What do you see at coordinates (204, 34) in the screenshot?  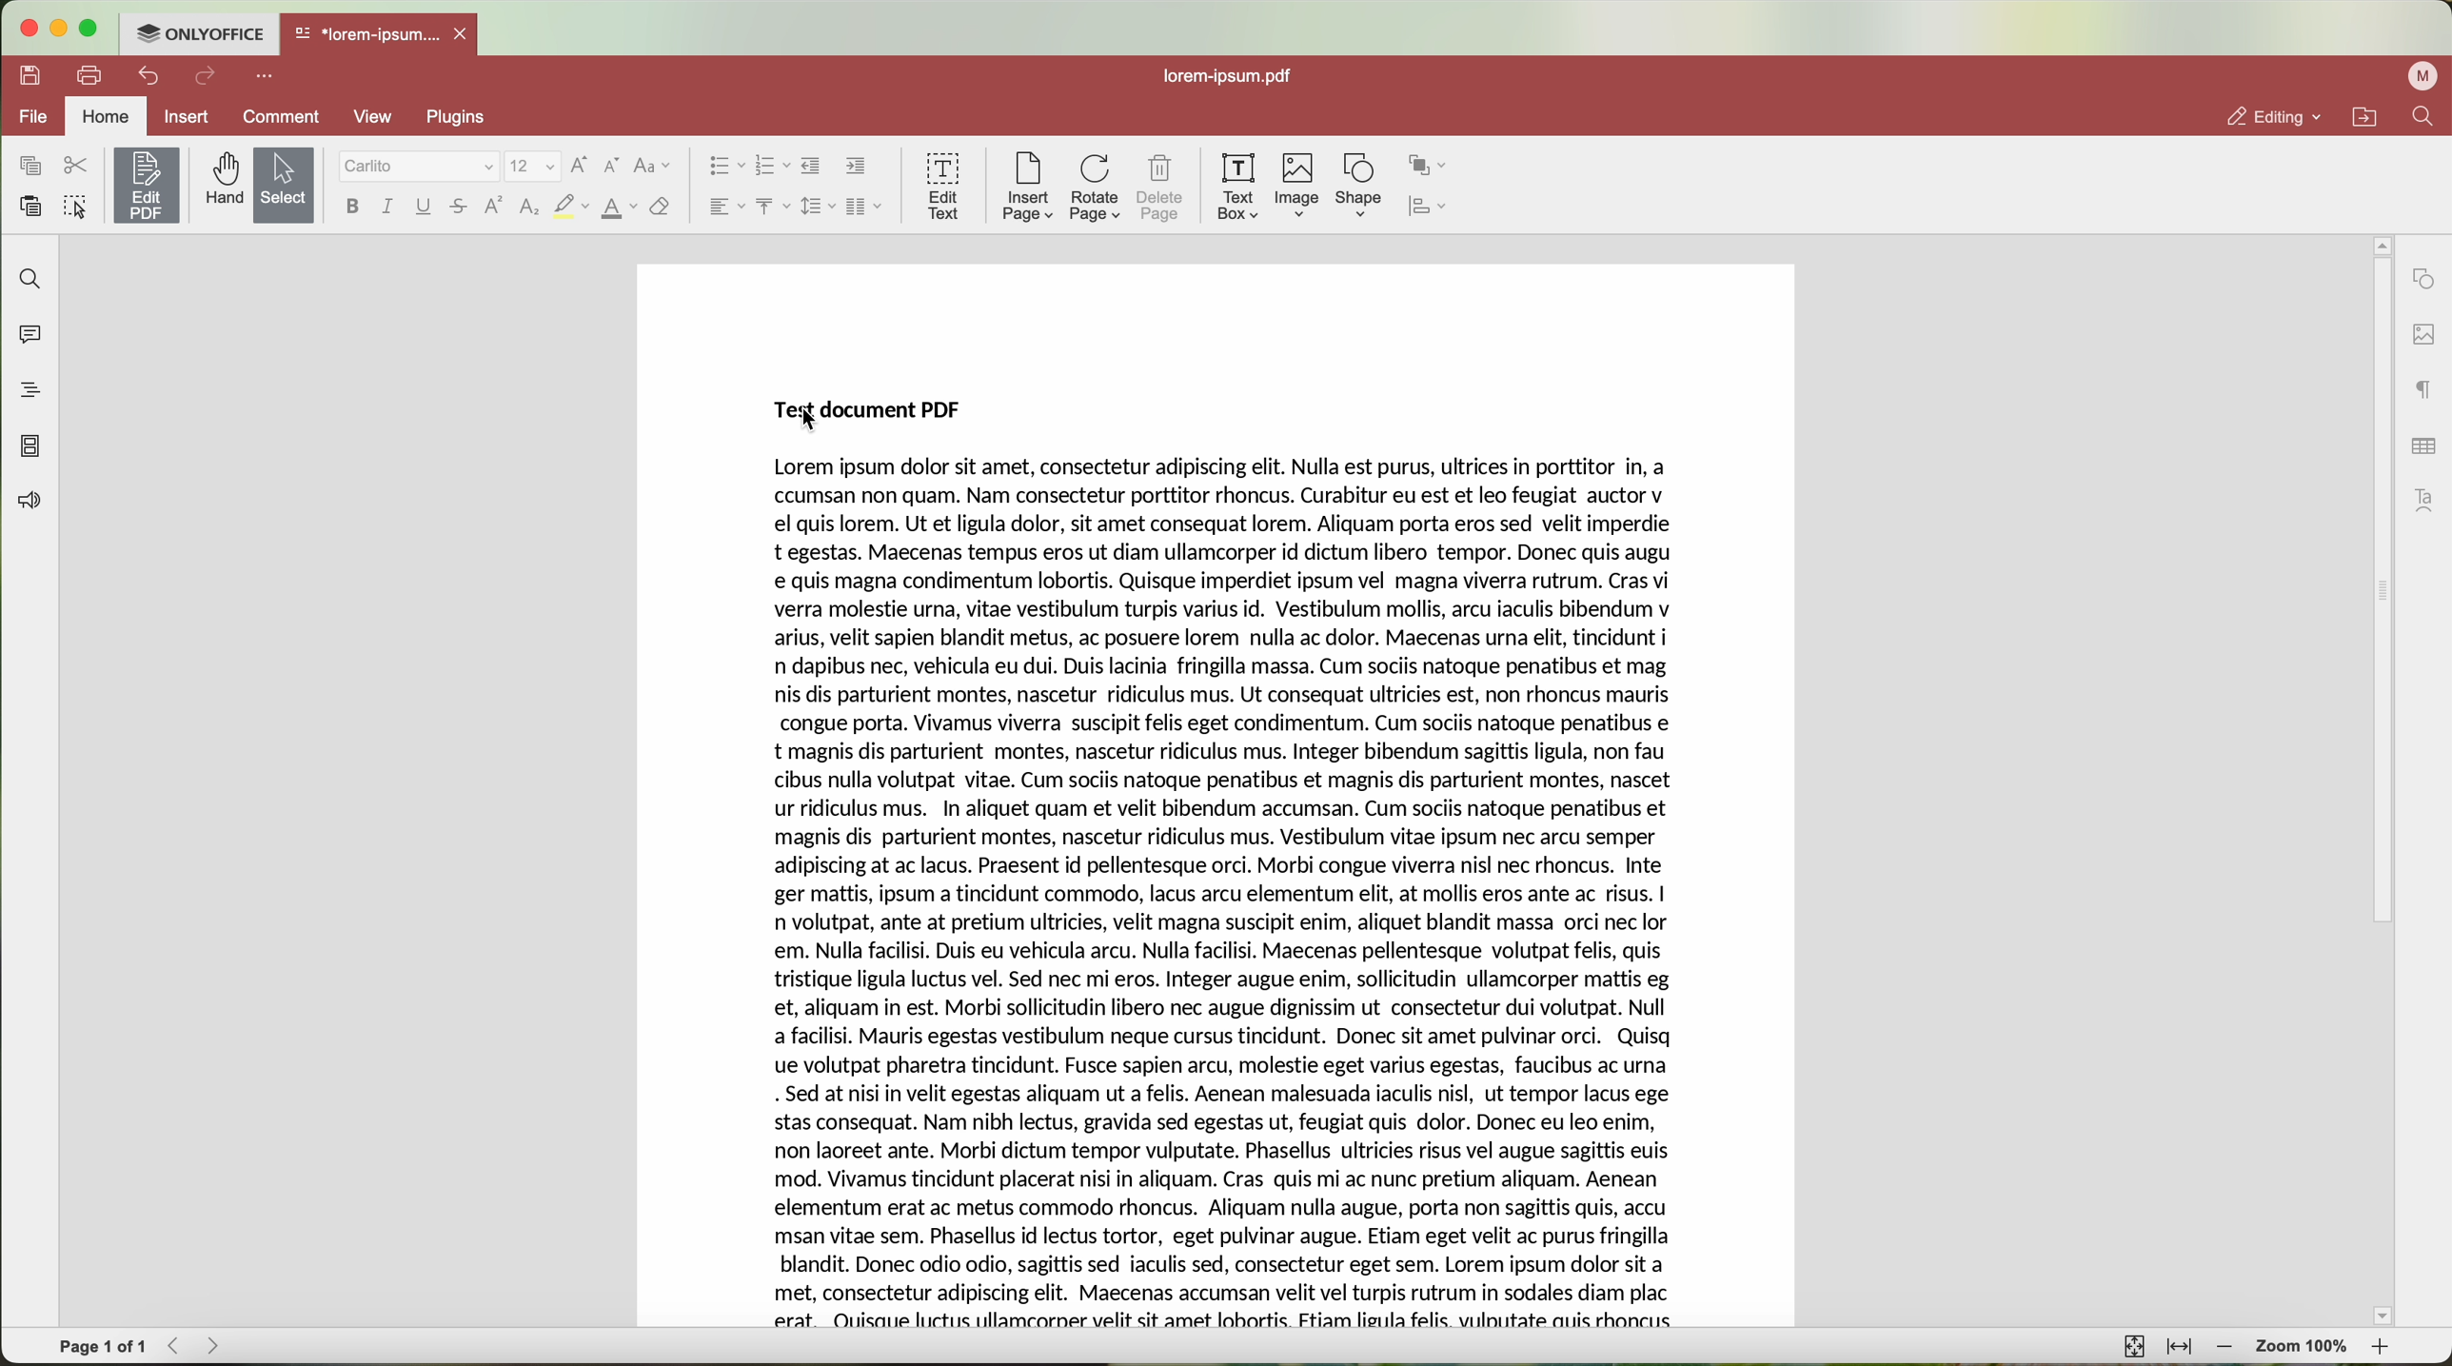 I see `ONLYOFFICE` at bounding box center [204, 34].